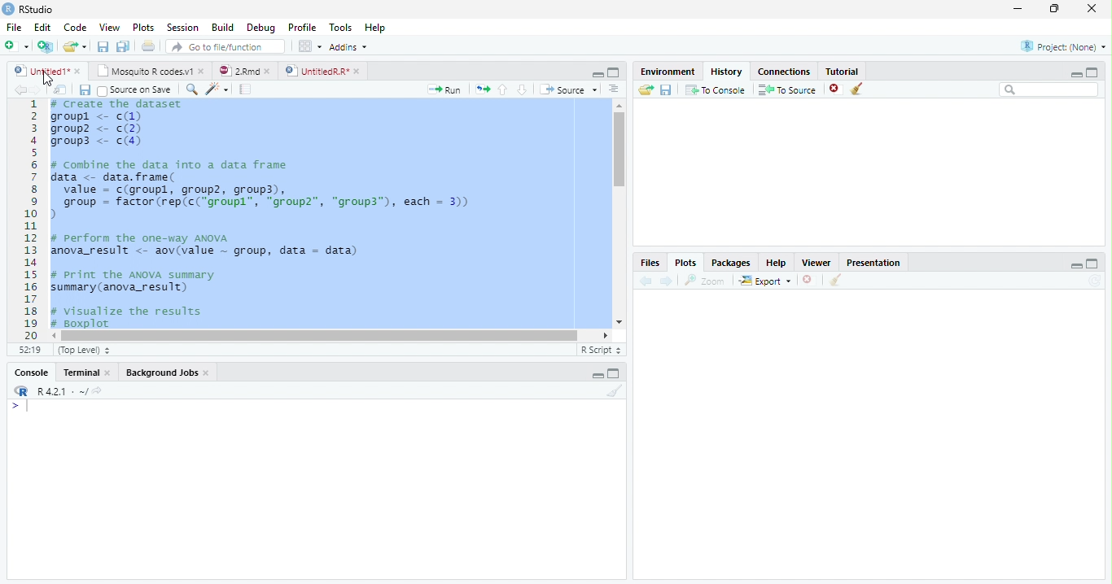  Describe the element at coordinates (685, 263) in the screenshot. I see `Plots` at that location.